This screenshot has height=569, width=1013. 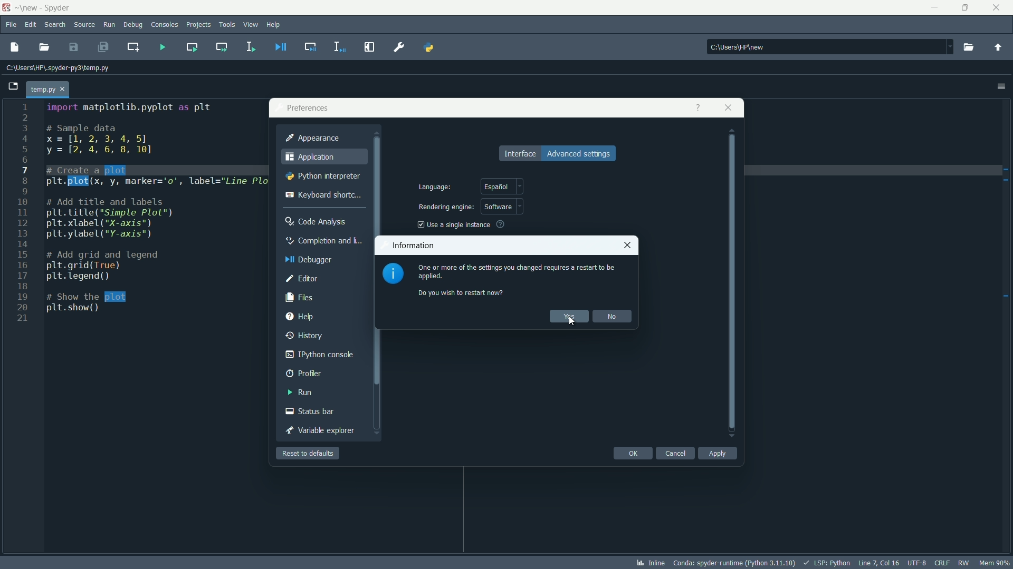 I want to click on app icon, so click(x=7, y=9).